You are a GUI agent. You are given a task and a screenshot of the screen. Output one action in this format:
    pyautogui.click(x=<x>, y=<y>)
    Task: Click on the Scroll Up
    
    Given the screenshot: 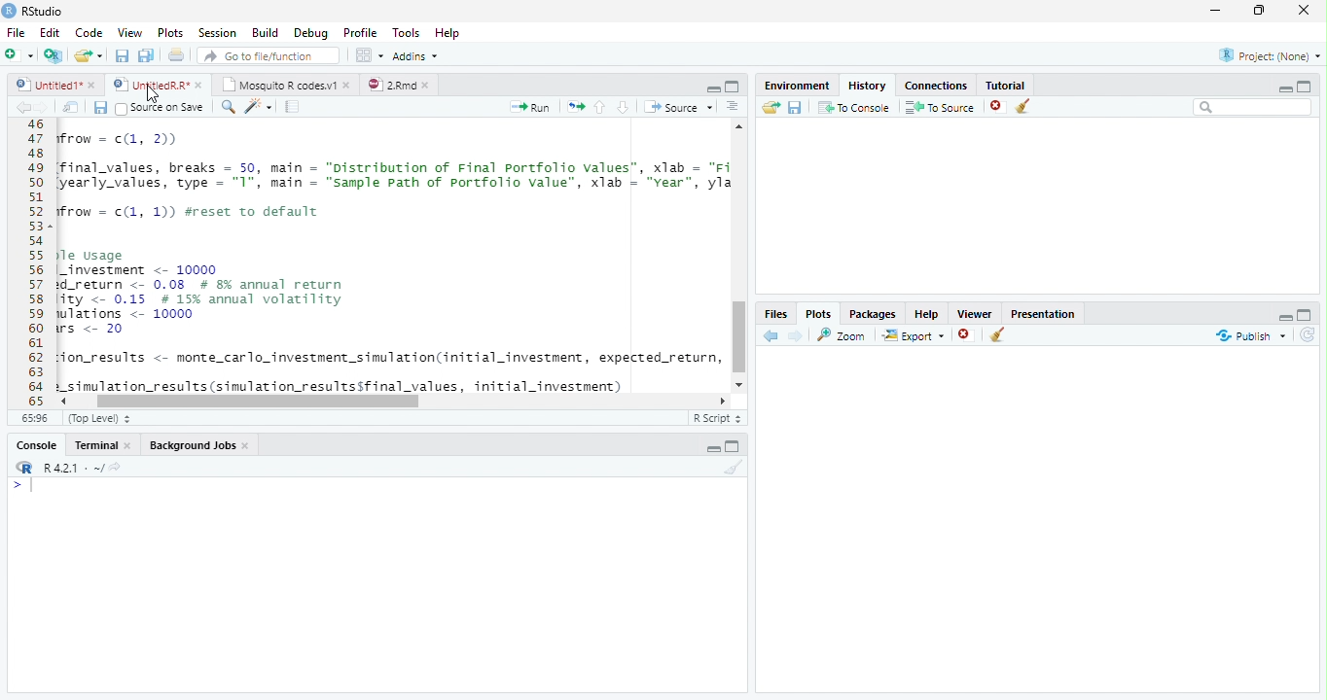 What is the action you would take?
    pyautogui.click(x=739, y=128)
    